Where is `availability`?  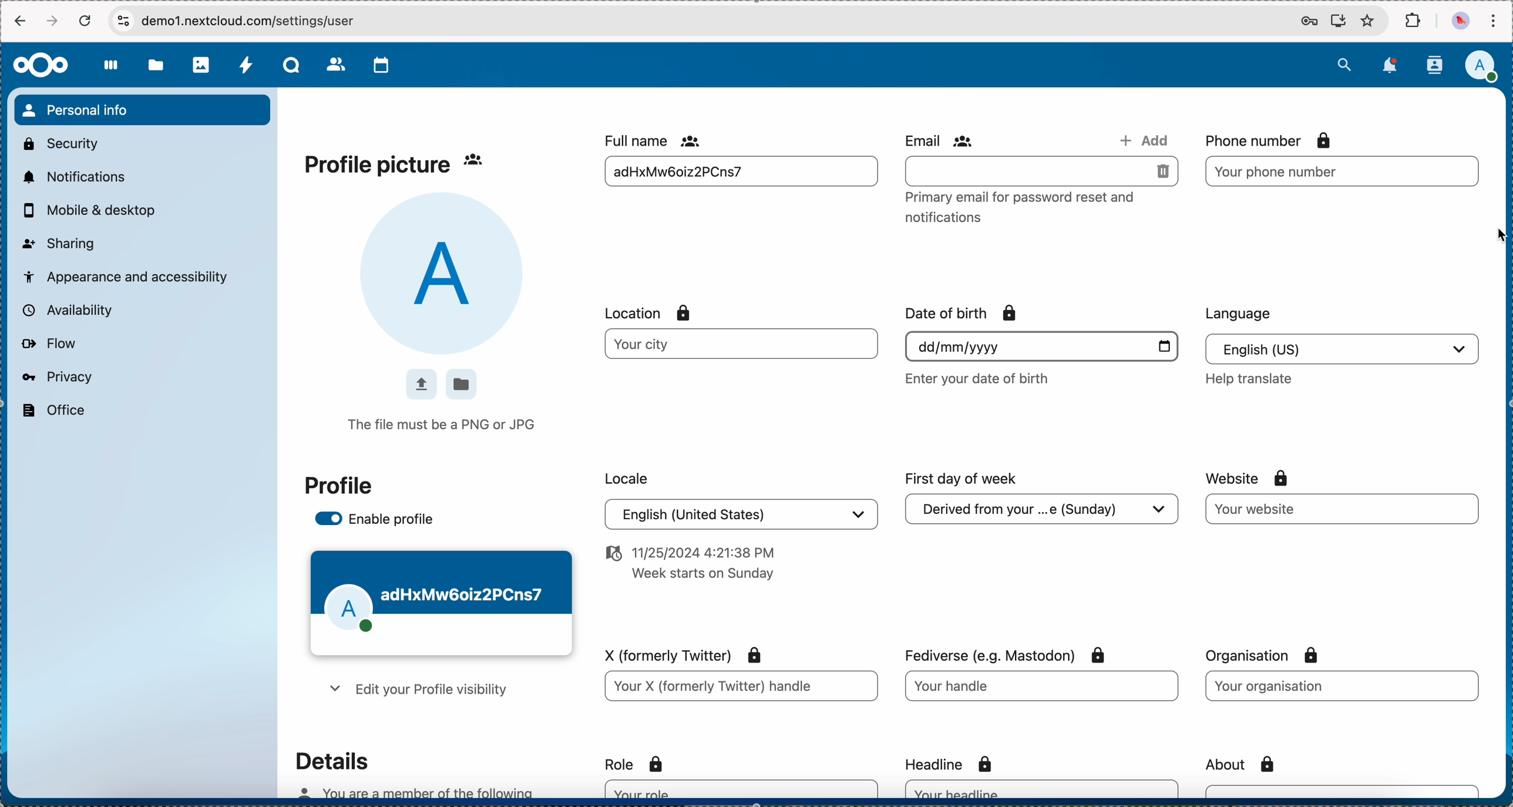
availability is located at coordinates (65, 310).